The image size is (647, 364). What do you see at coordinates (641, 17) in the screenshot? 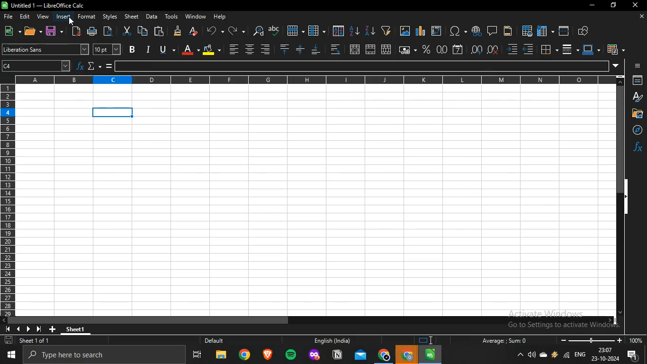
I see `close` at bounding box center [641, 17].